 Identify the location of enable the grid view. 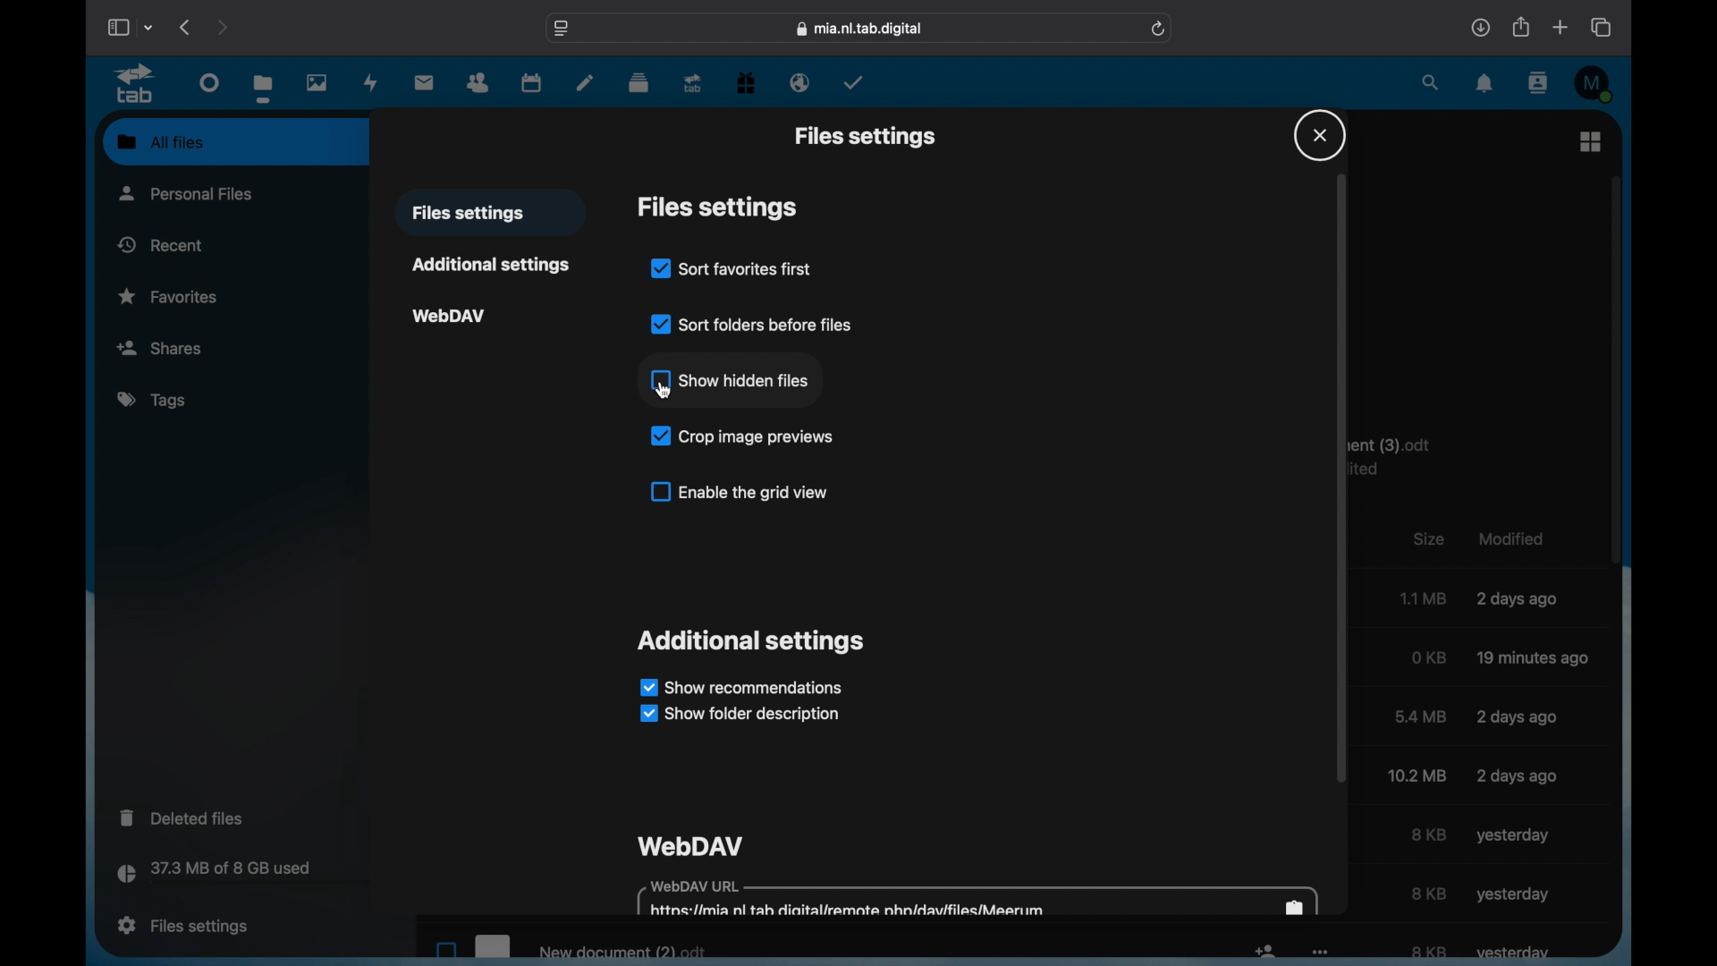
(740, 492).